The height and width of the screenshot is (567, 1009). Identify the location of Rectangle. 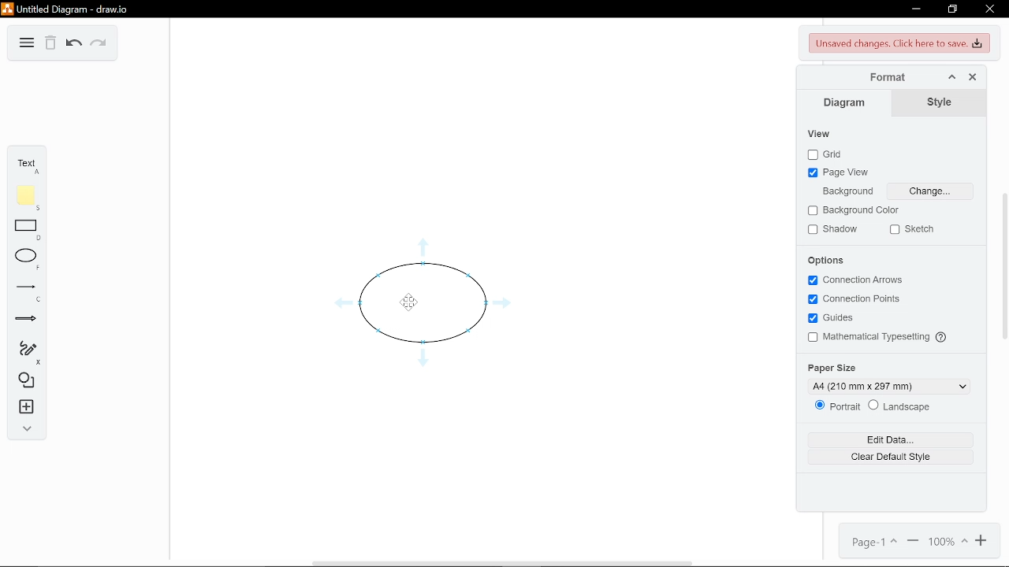
(27, 227).